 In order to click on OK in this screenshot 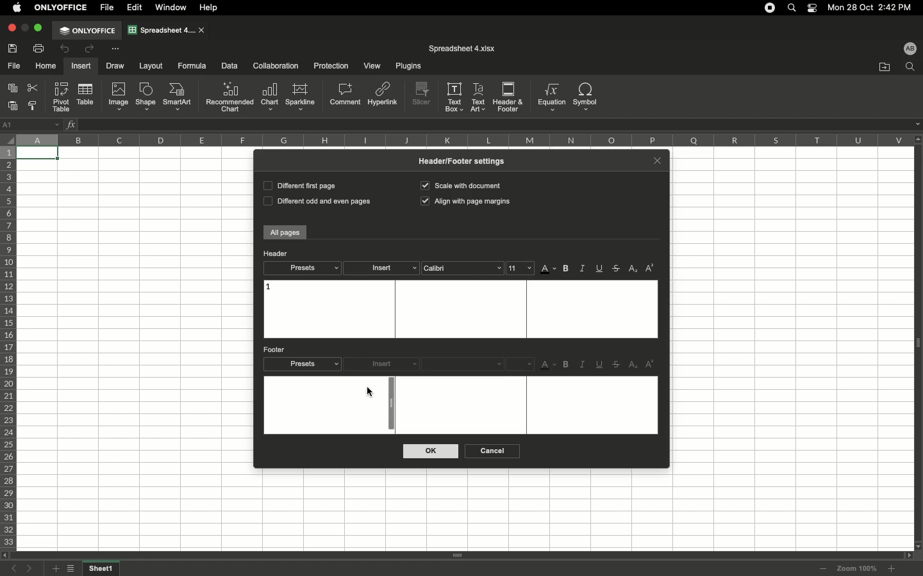, I will do `click(431, 451)`.